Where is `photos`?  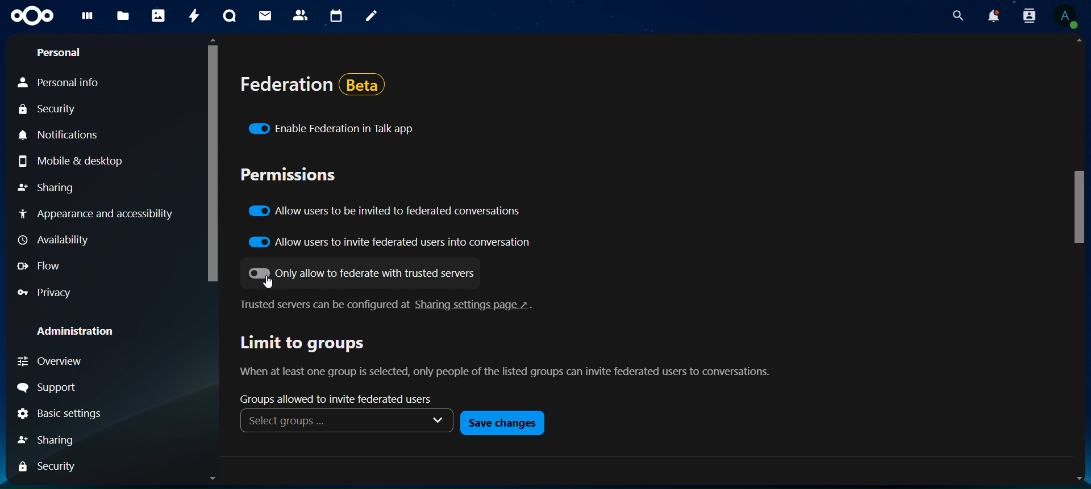
photos is located at coordinates (159, 16).